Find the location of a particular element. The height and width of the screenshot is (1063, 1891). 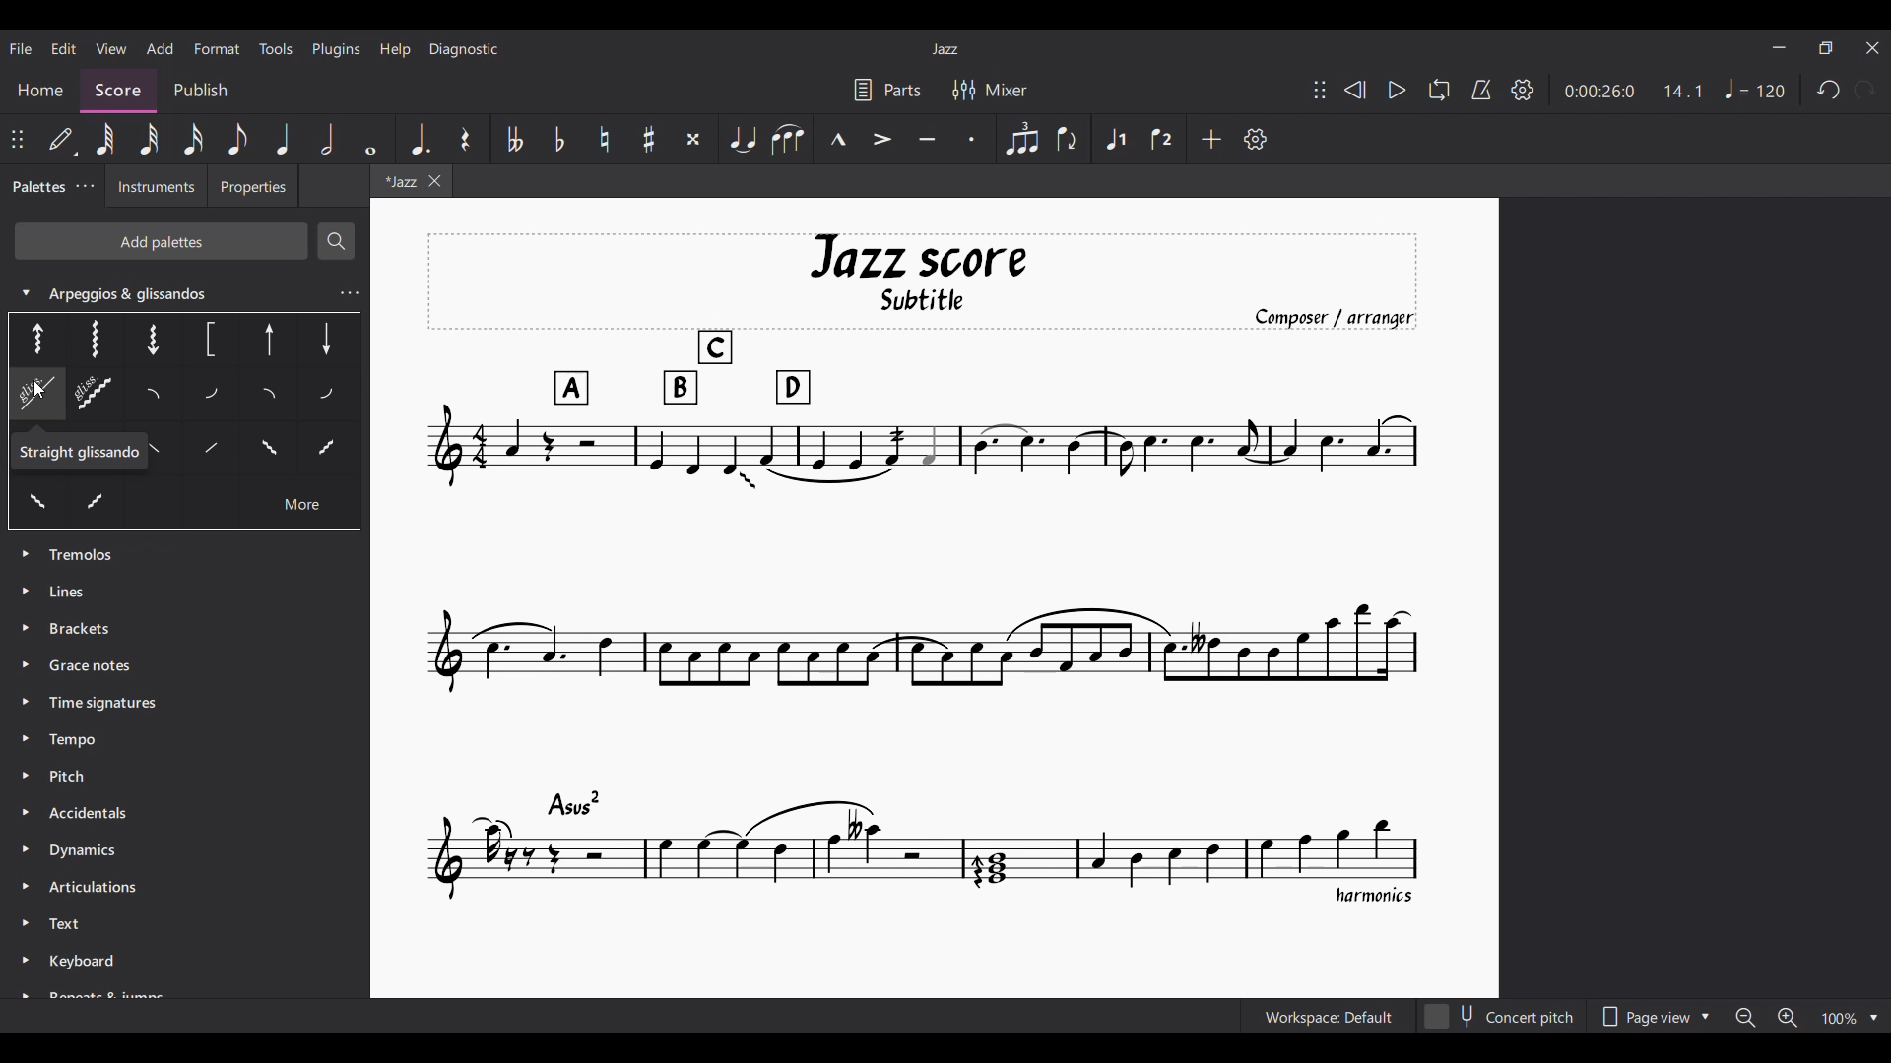

Text is located at coordinates (71, 925).